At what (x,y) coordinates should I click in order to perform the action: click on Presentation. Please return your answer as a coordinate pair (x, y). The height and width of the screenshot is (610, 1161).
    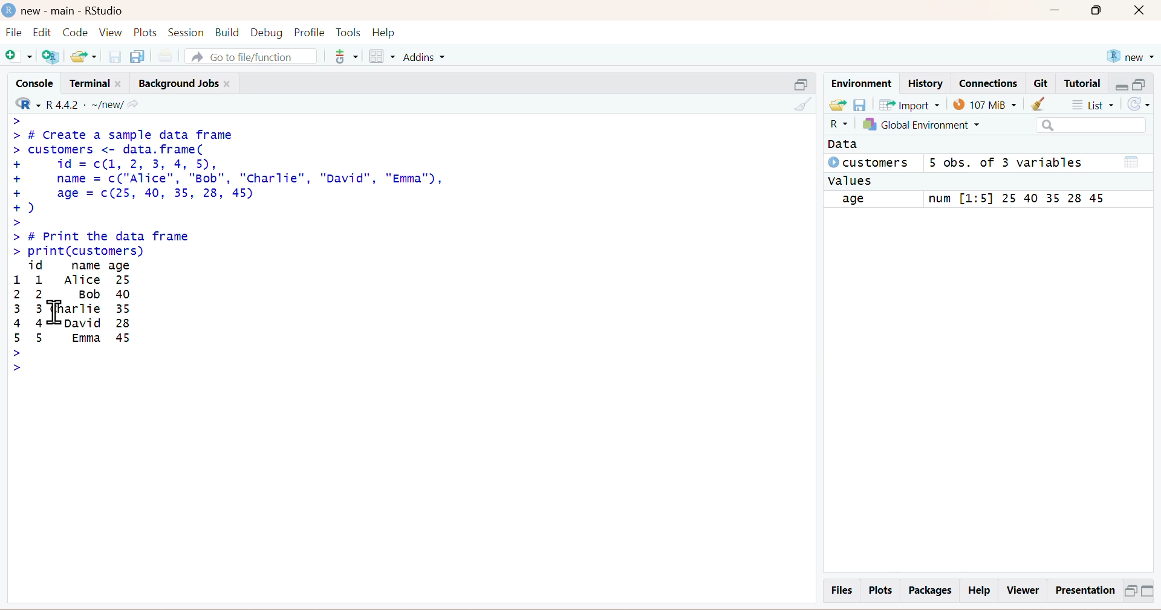
    Looking at the image, I should click on (1082, 591).